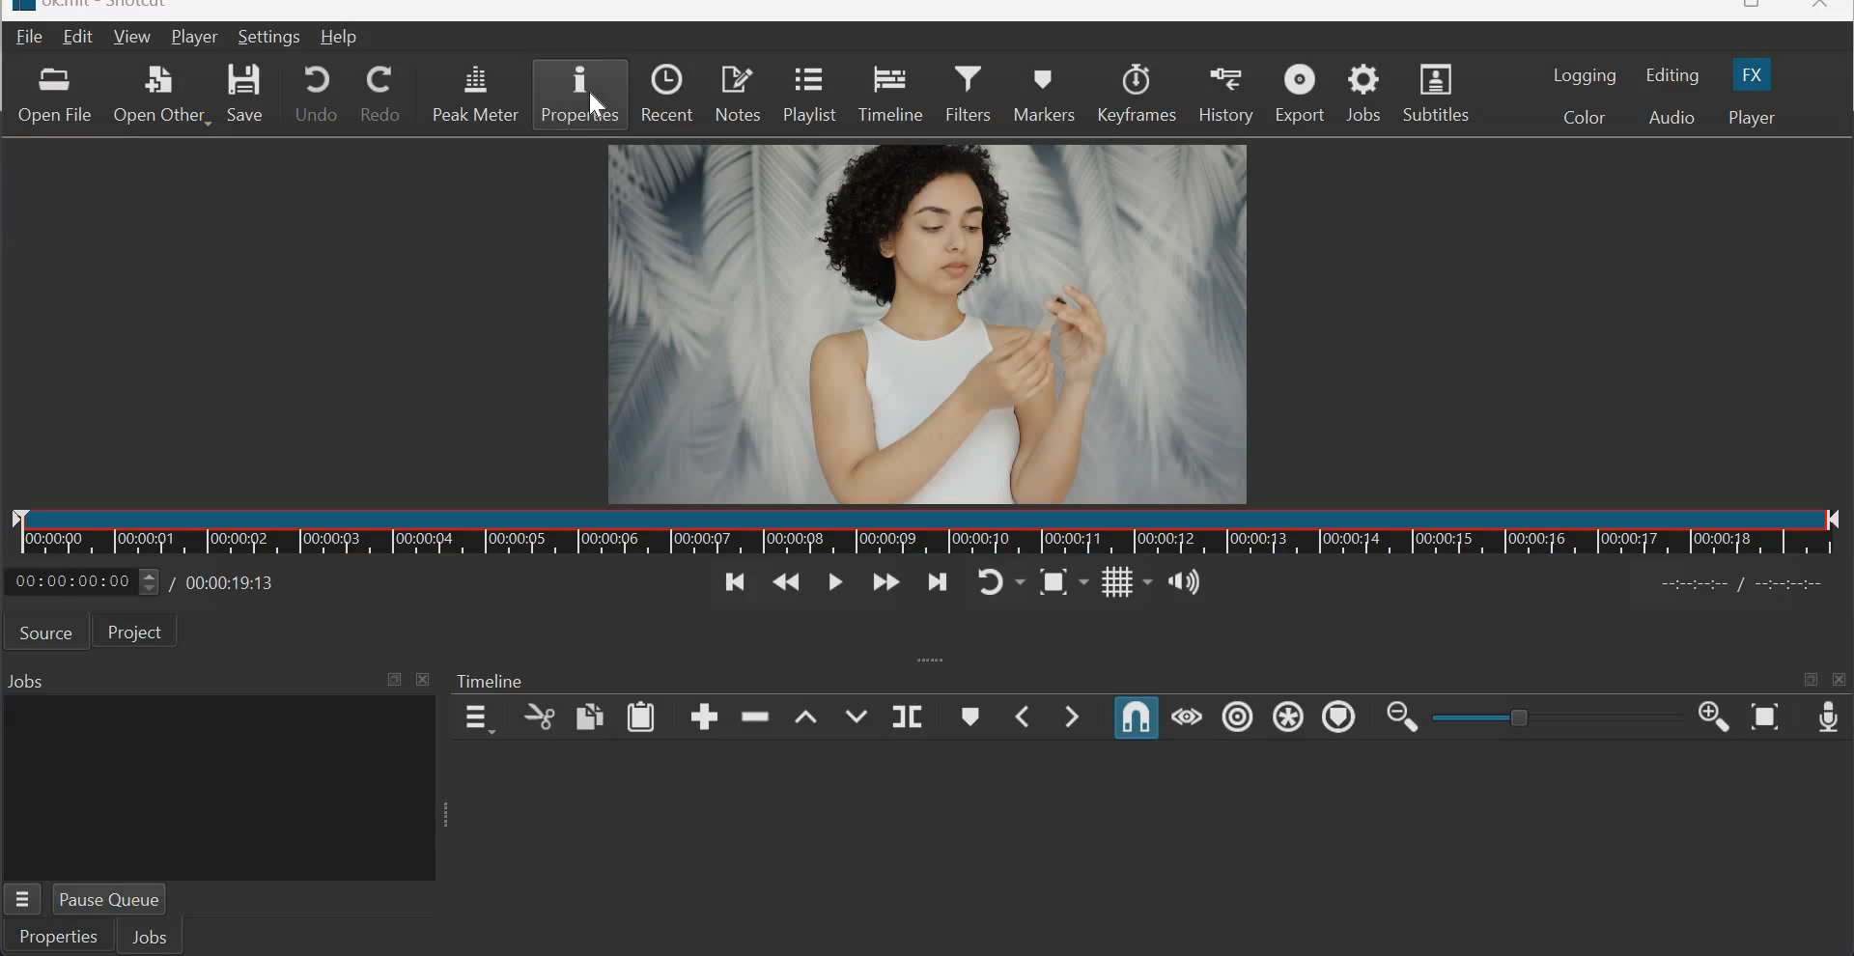 The height and width of the screenshot is (956, 1854). I want to click on Pause Queue, so click(110, 899).